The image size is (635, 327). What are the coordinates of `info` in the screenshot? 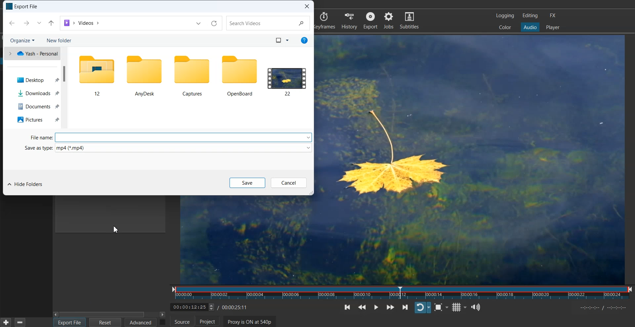 It's located at (303, 41).